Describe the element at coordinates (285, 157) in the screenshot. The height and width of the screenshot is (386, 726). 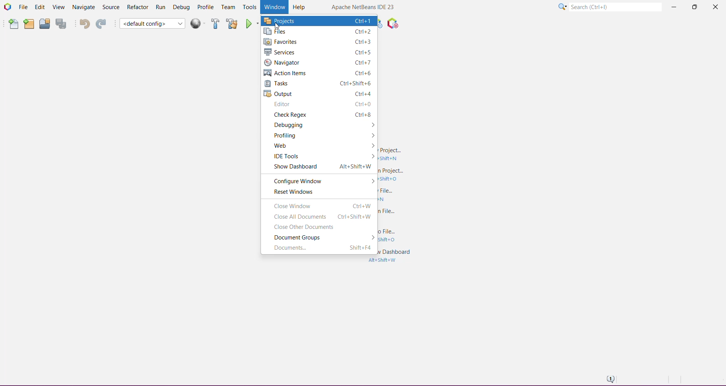
I see `IDE Tools` at that location.